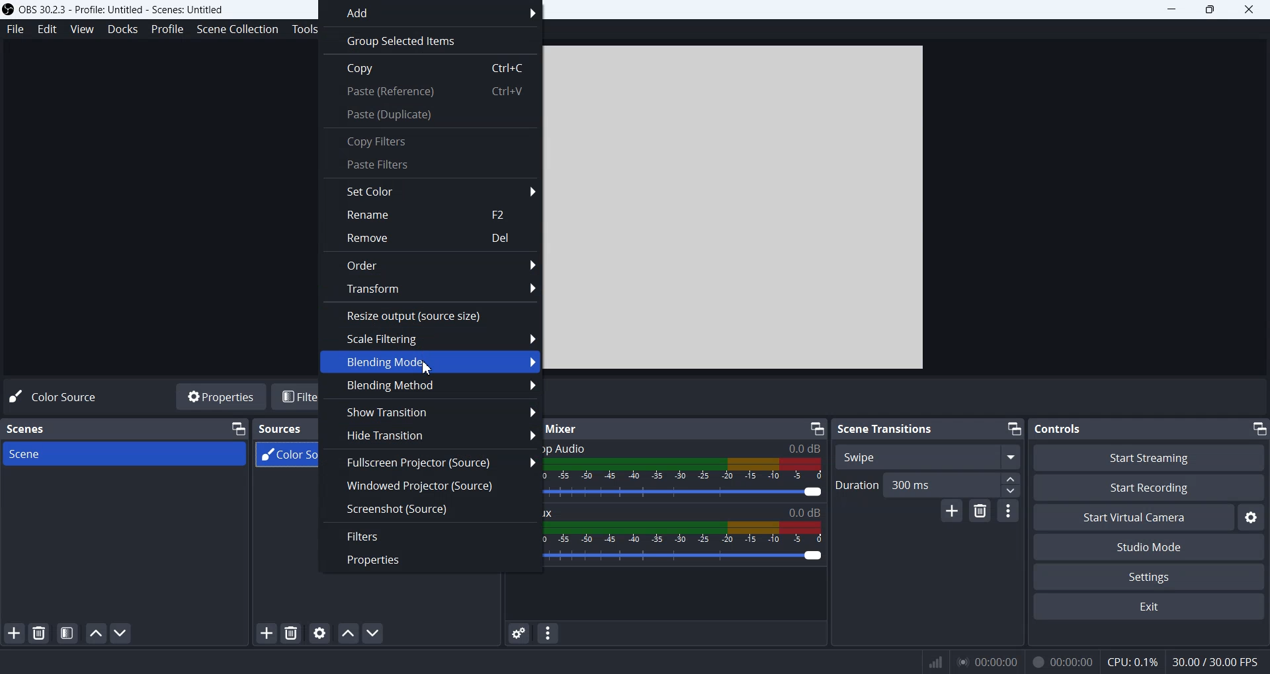 Image resolution: width=1270 pixels, height=674 pixels. Describe the element at coordinates (374, 633) in the screenshot. I see `Move Source Down` at that location.